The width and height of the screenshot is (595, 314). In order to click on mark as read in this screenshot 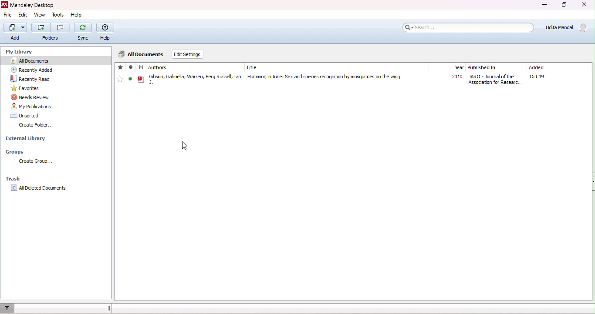, I will do `click(131, 80)`.